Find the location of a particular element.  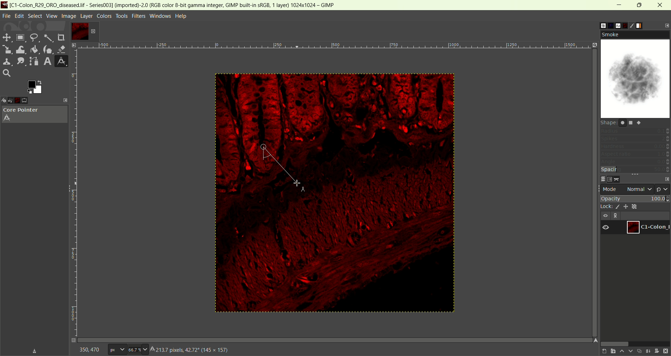

path tool is located at coordinates (33, 61).